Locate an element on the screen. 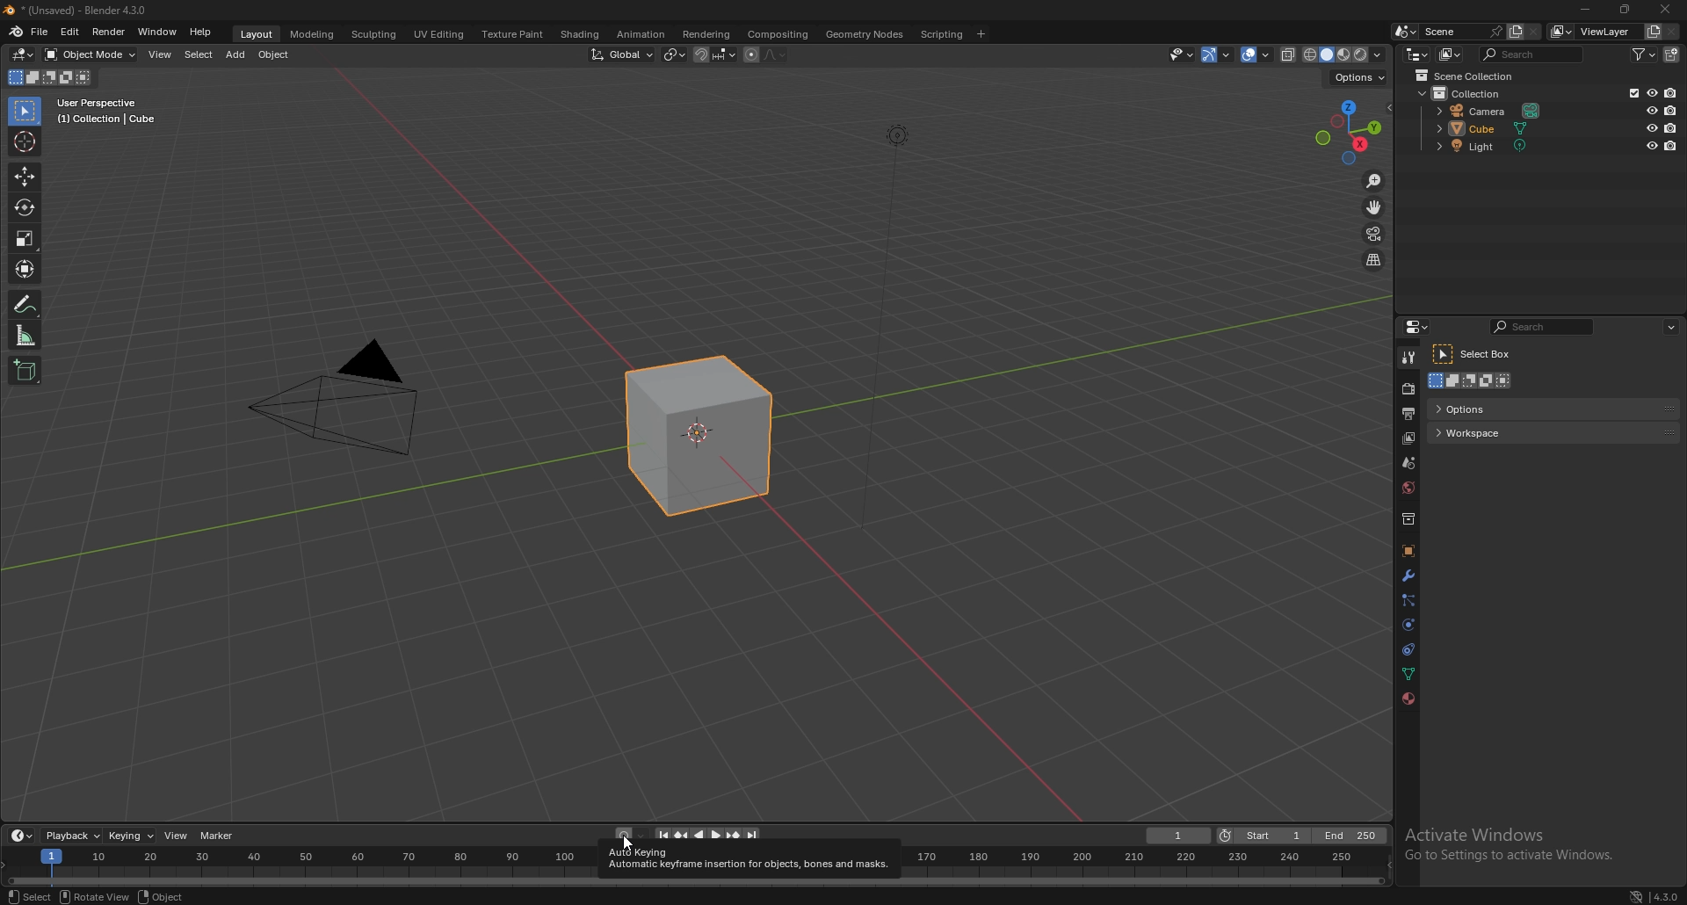  add cube is located at coordinates (25, 371).